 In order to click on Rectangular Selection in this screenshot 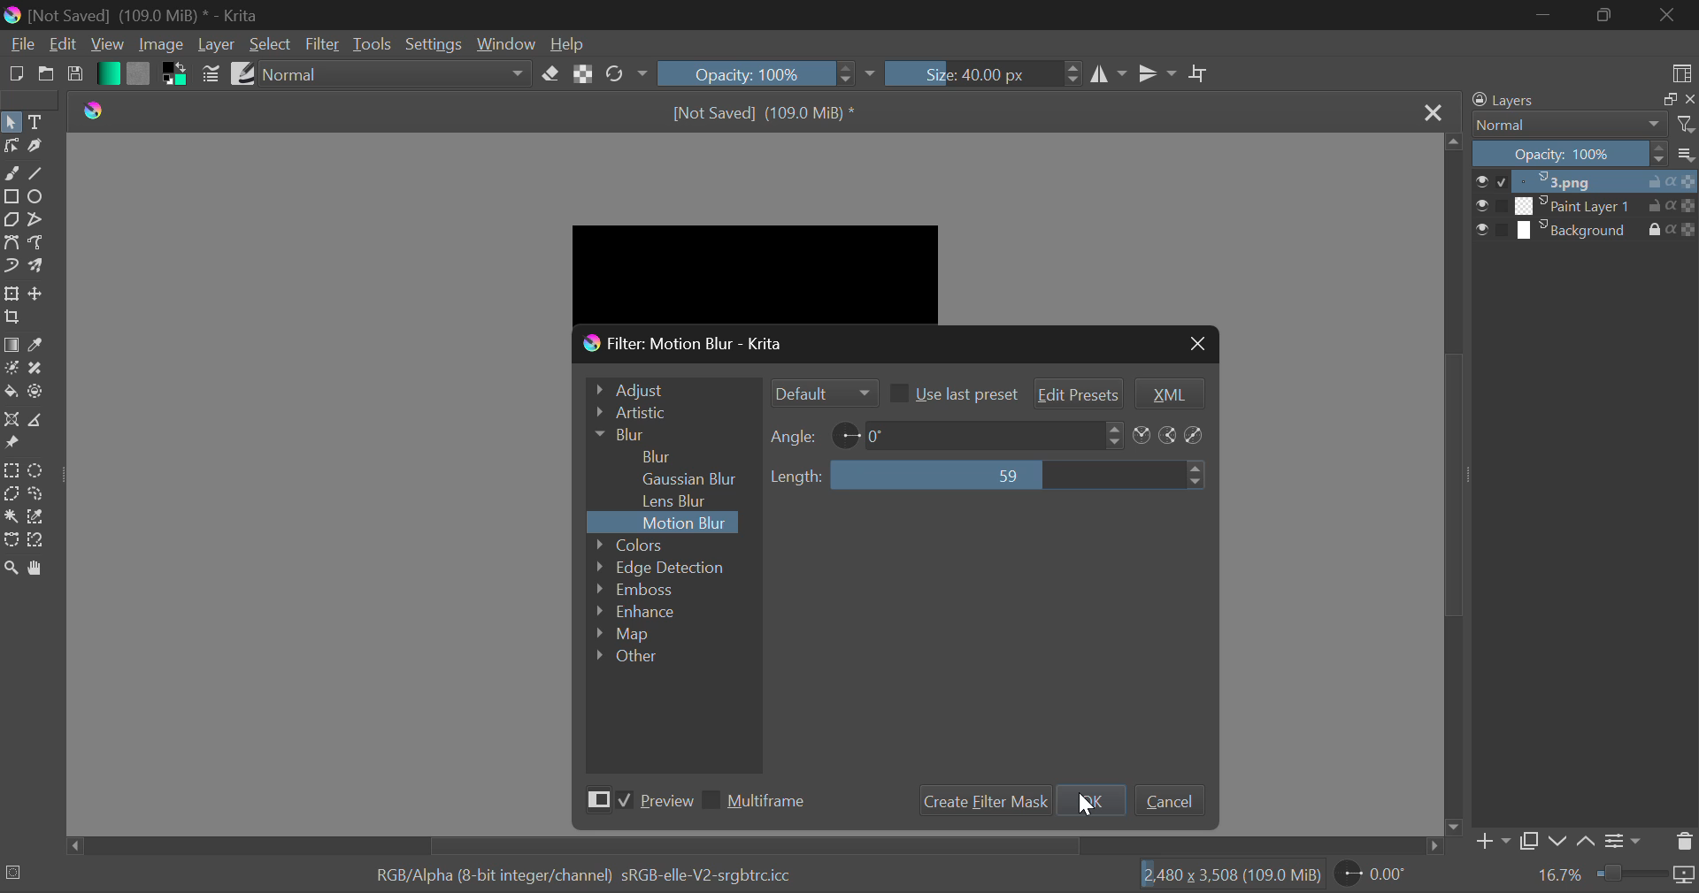, I will do `click(11, 470)`.